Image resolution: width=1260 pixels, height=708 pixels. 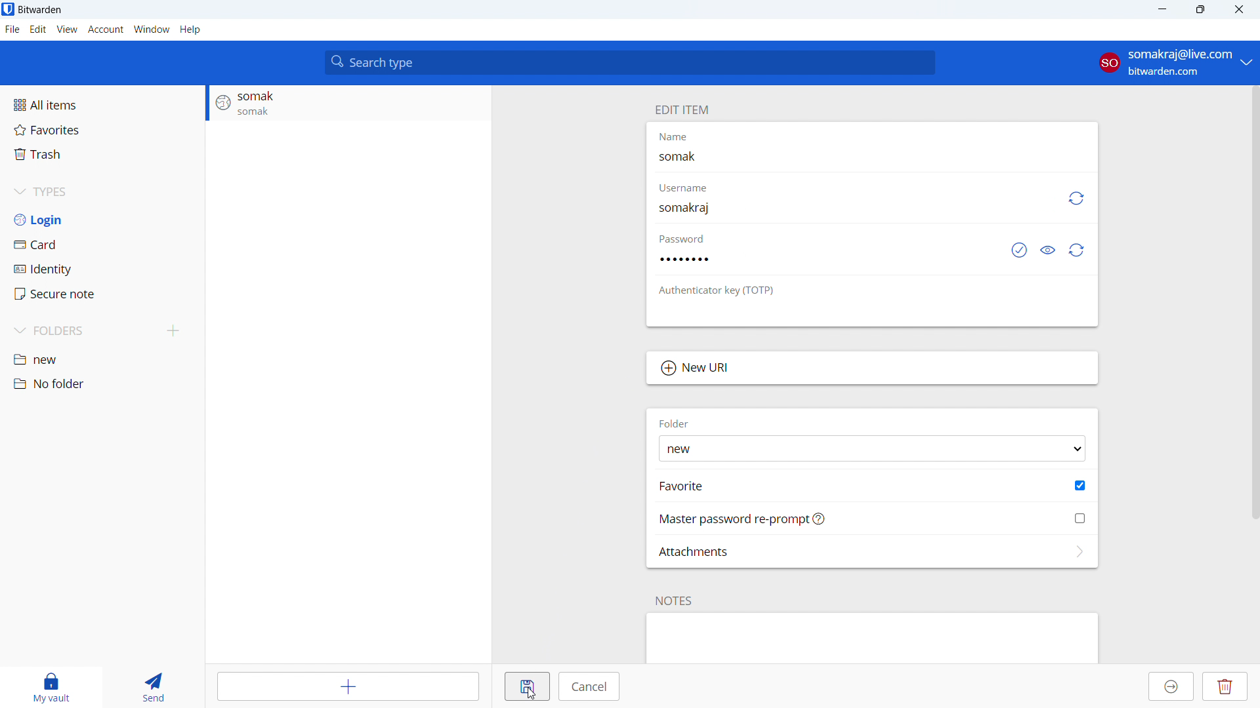 I want to click on master password ree-prompt, so click(x=873, y=519).